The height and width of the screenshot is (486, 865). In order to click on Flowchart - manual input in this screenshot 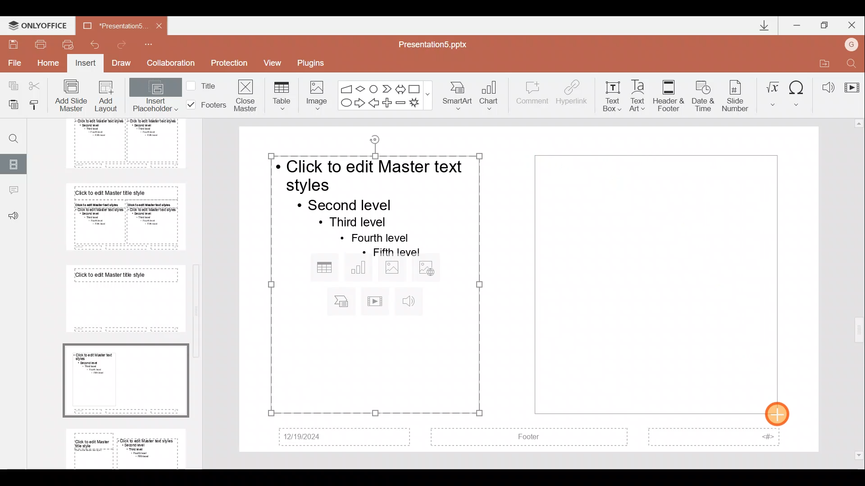, I will do `click(346, 87)`.